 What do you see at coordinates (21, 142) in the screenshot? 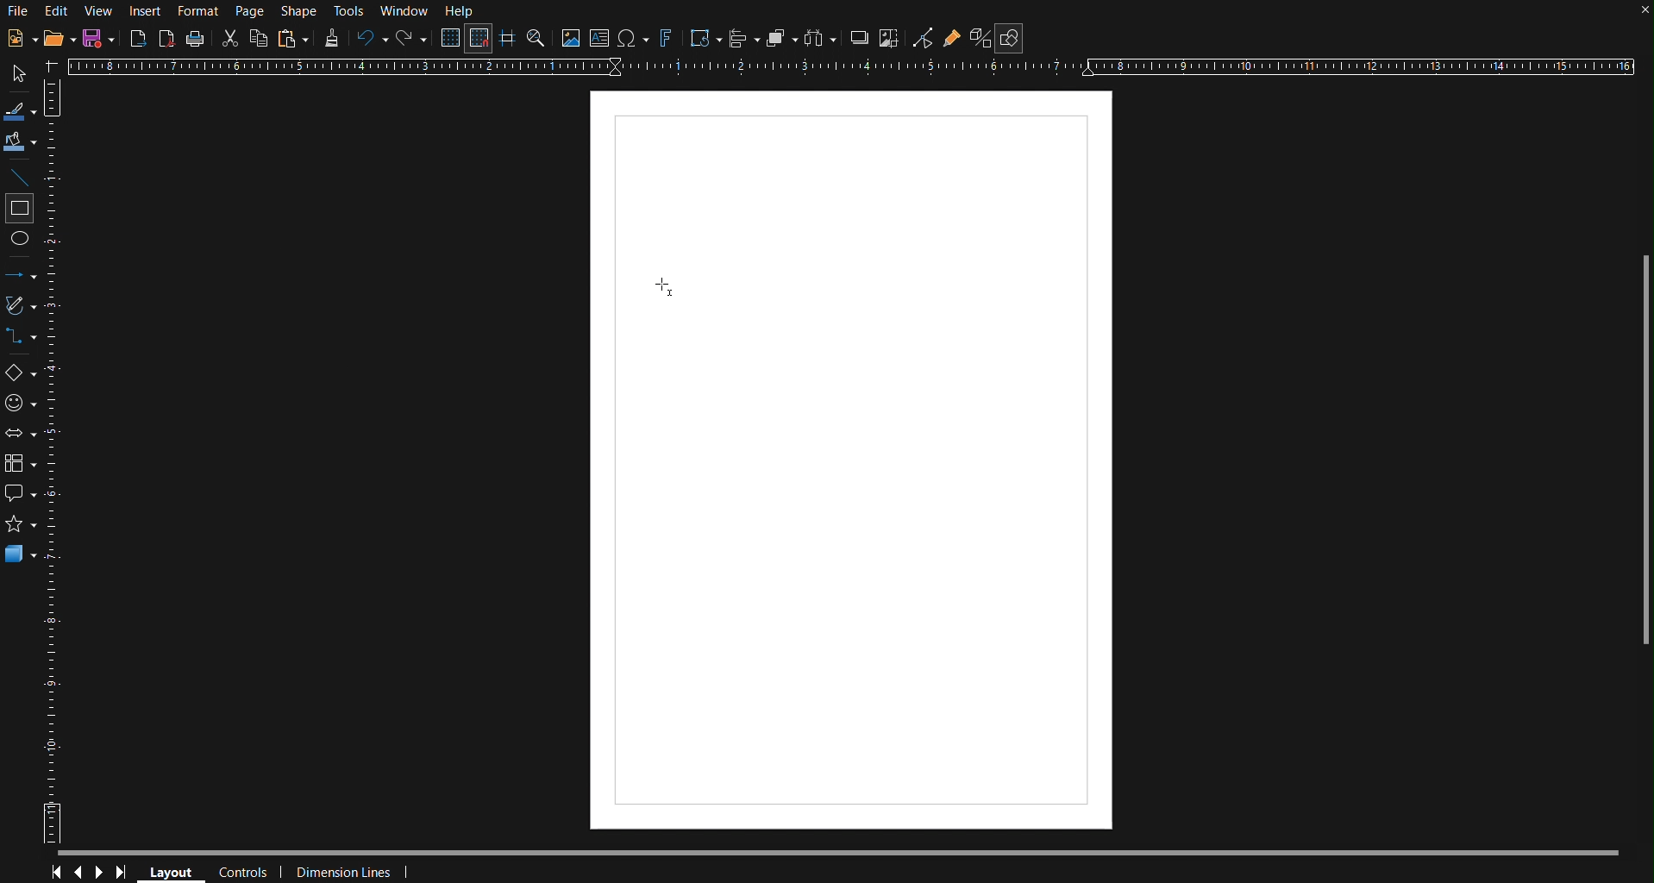
I see `Fill Color` at bounding box center [21, 142].